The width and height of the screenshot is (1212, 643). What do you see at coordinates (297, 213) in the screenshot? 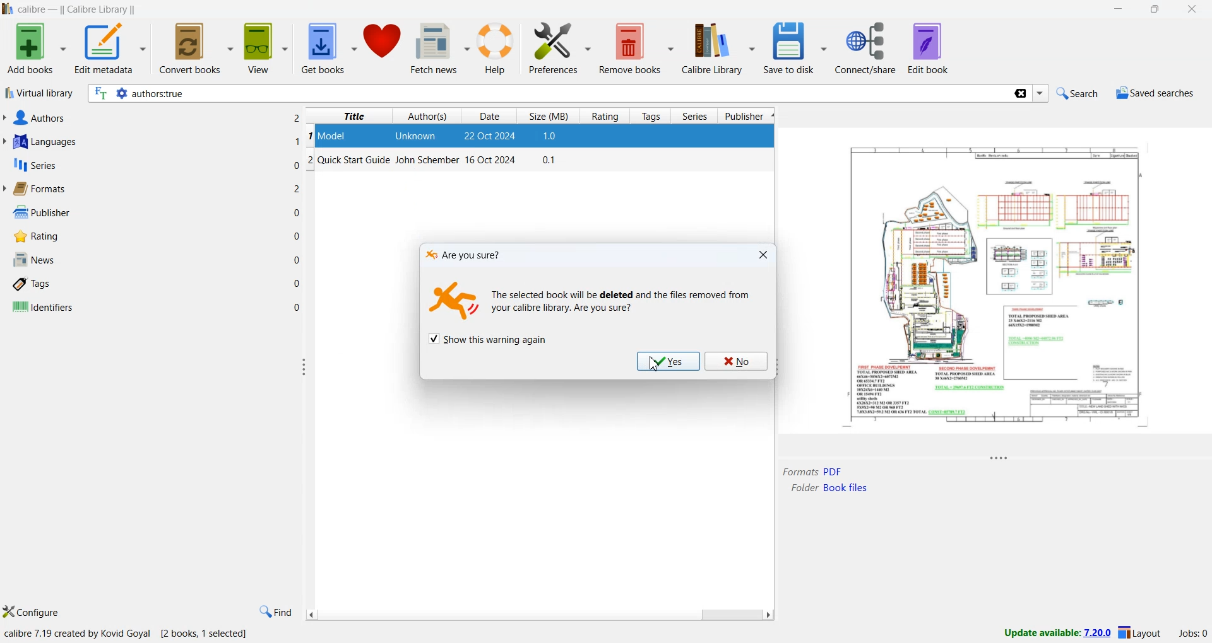
I see `0` at bounding box center [297, 213].